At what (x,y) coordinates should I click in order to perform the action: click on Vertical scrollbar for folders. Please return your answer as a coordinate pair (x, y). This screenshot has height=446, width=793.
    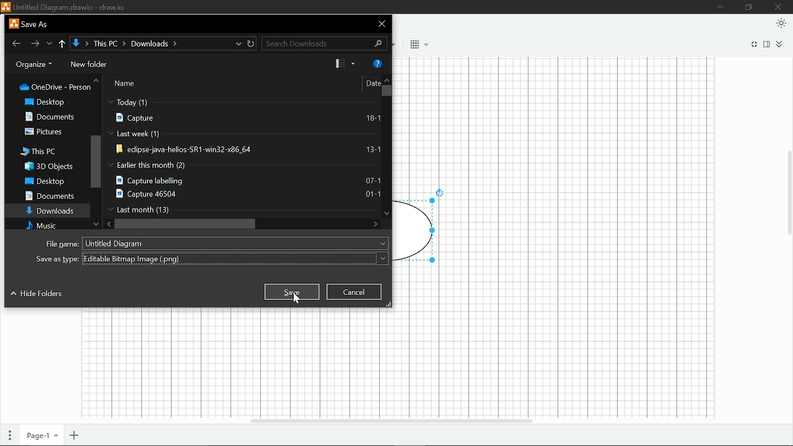
    Looking at the image, I should click on (95, 161).